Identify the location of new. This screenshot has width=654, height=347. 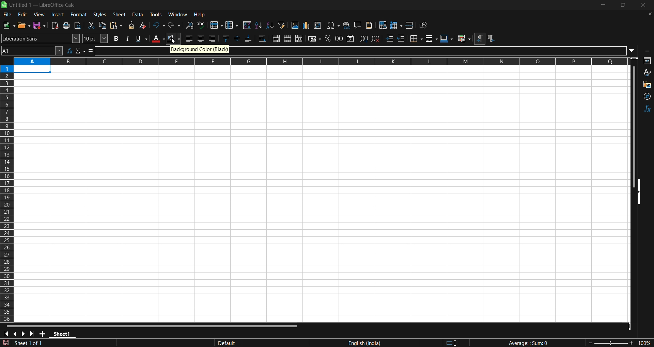
(10, 25).